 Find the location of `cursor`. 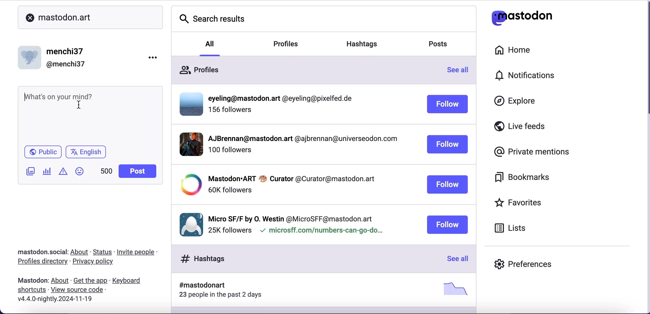

cursor is located at coordinates (78, 105).